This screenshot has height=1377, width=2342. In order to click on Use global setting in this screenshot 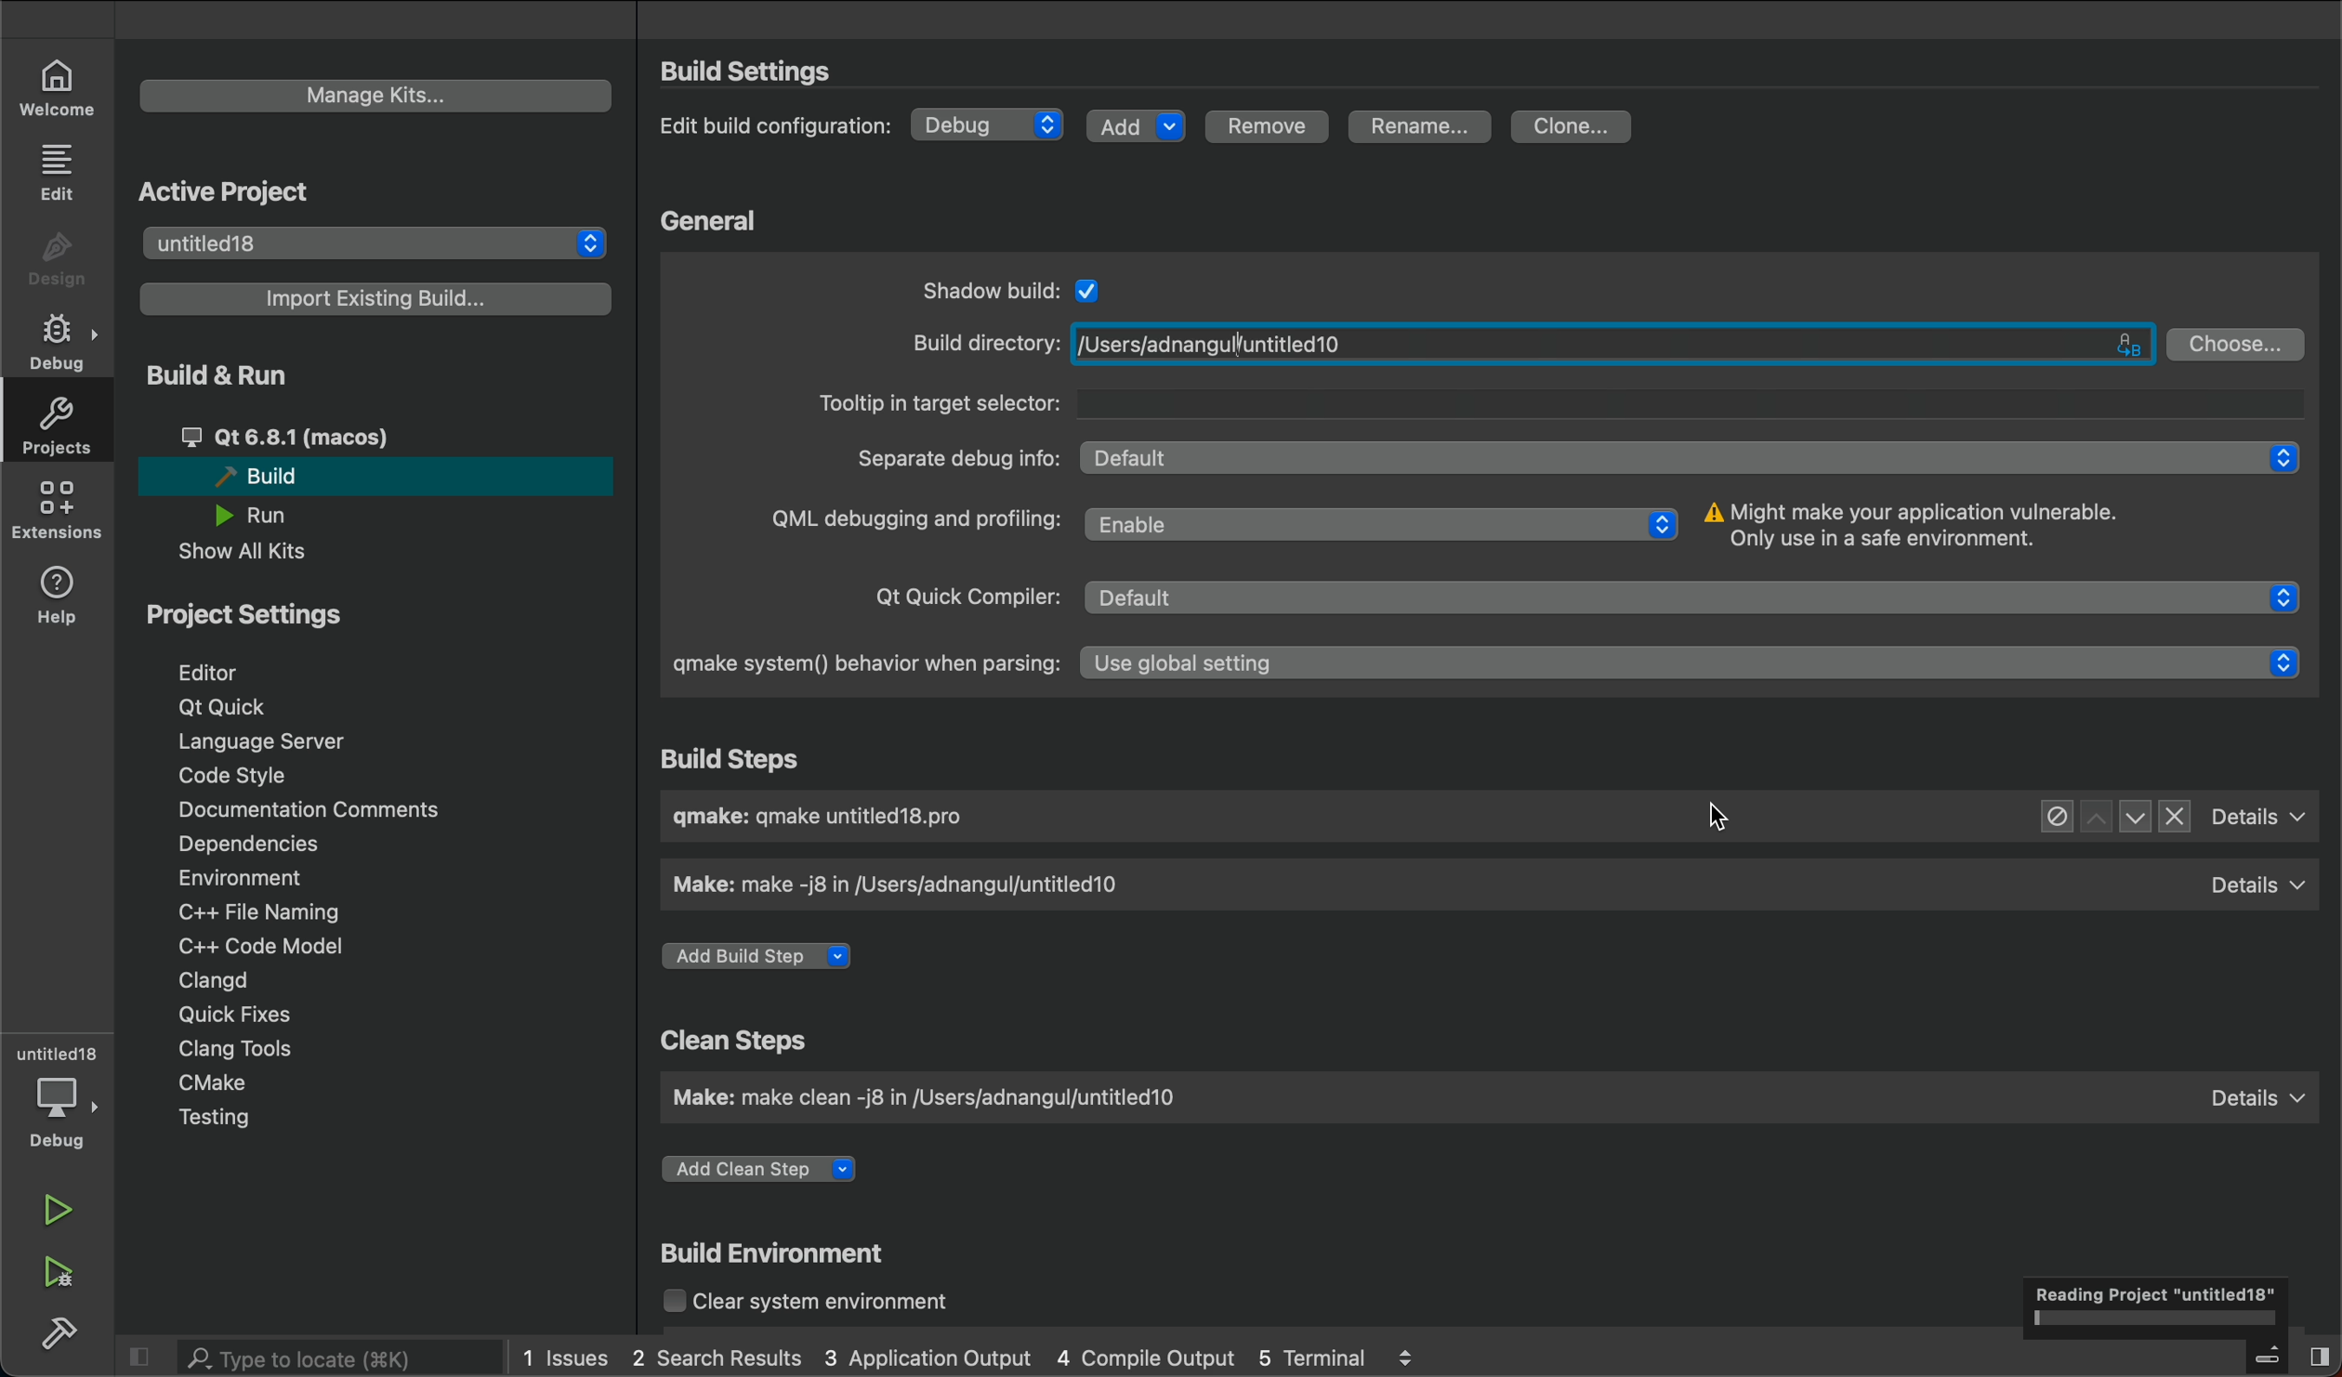, I will do `click(1698, 665)`.